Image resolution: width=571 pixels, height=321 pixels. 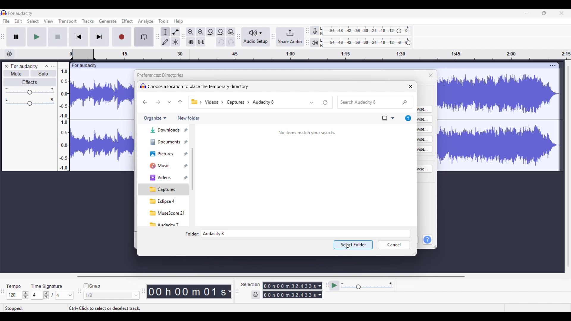 I want to click on Close interface, so click(x=562, y=13).